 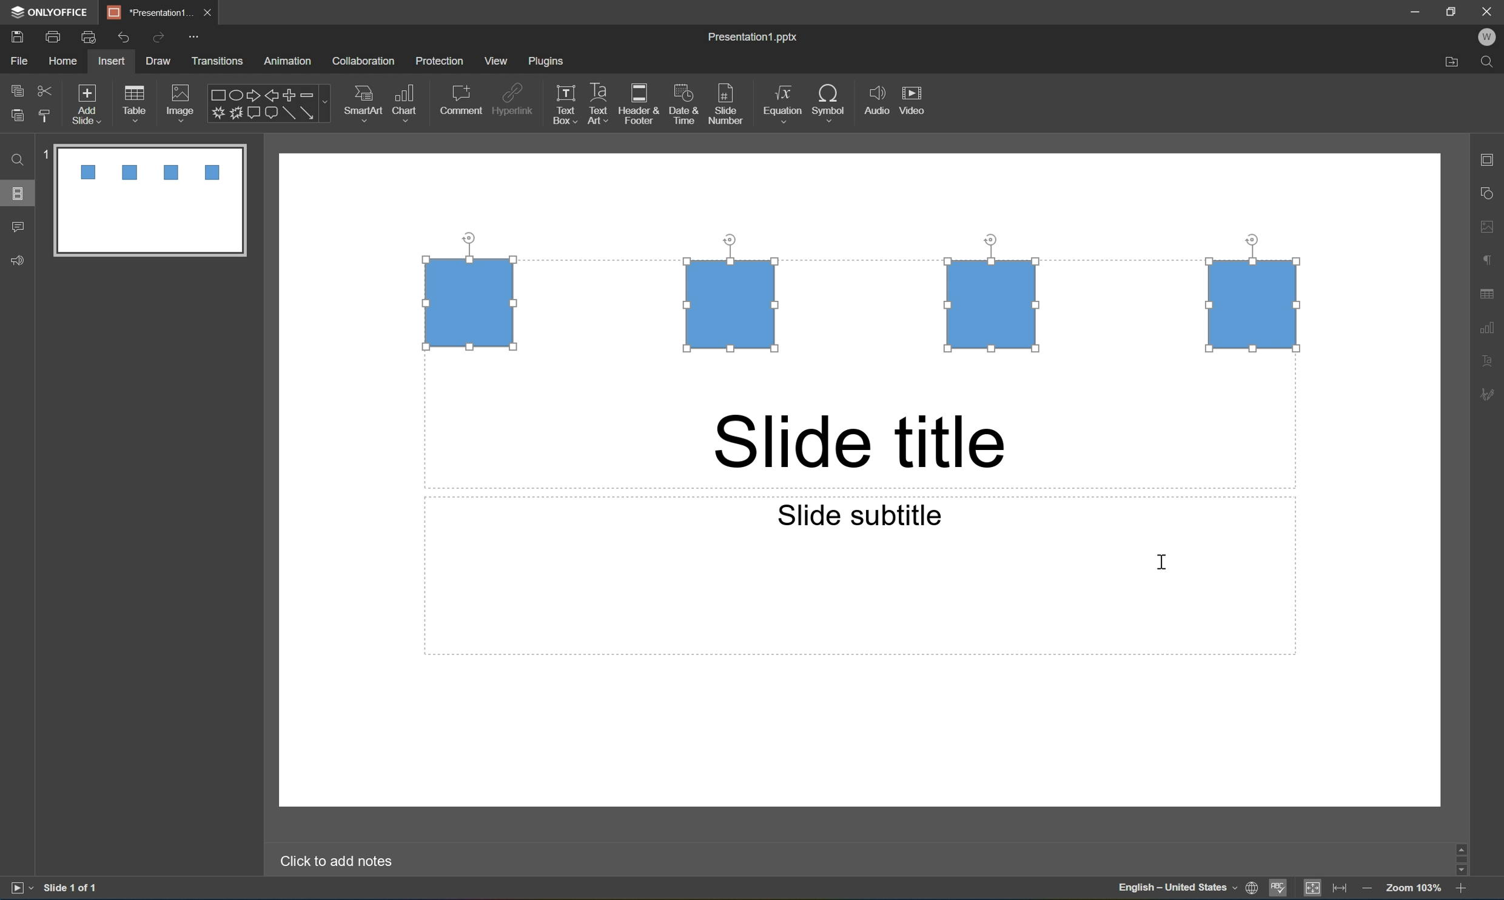 I want to click on Find, so click(x=1491, y=61).